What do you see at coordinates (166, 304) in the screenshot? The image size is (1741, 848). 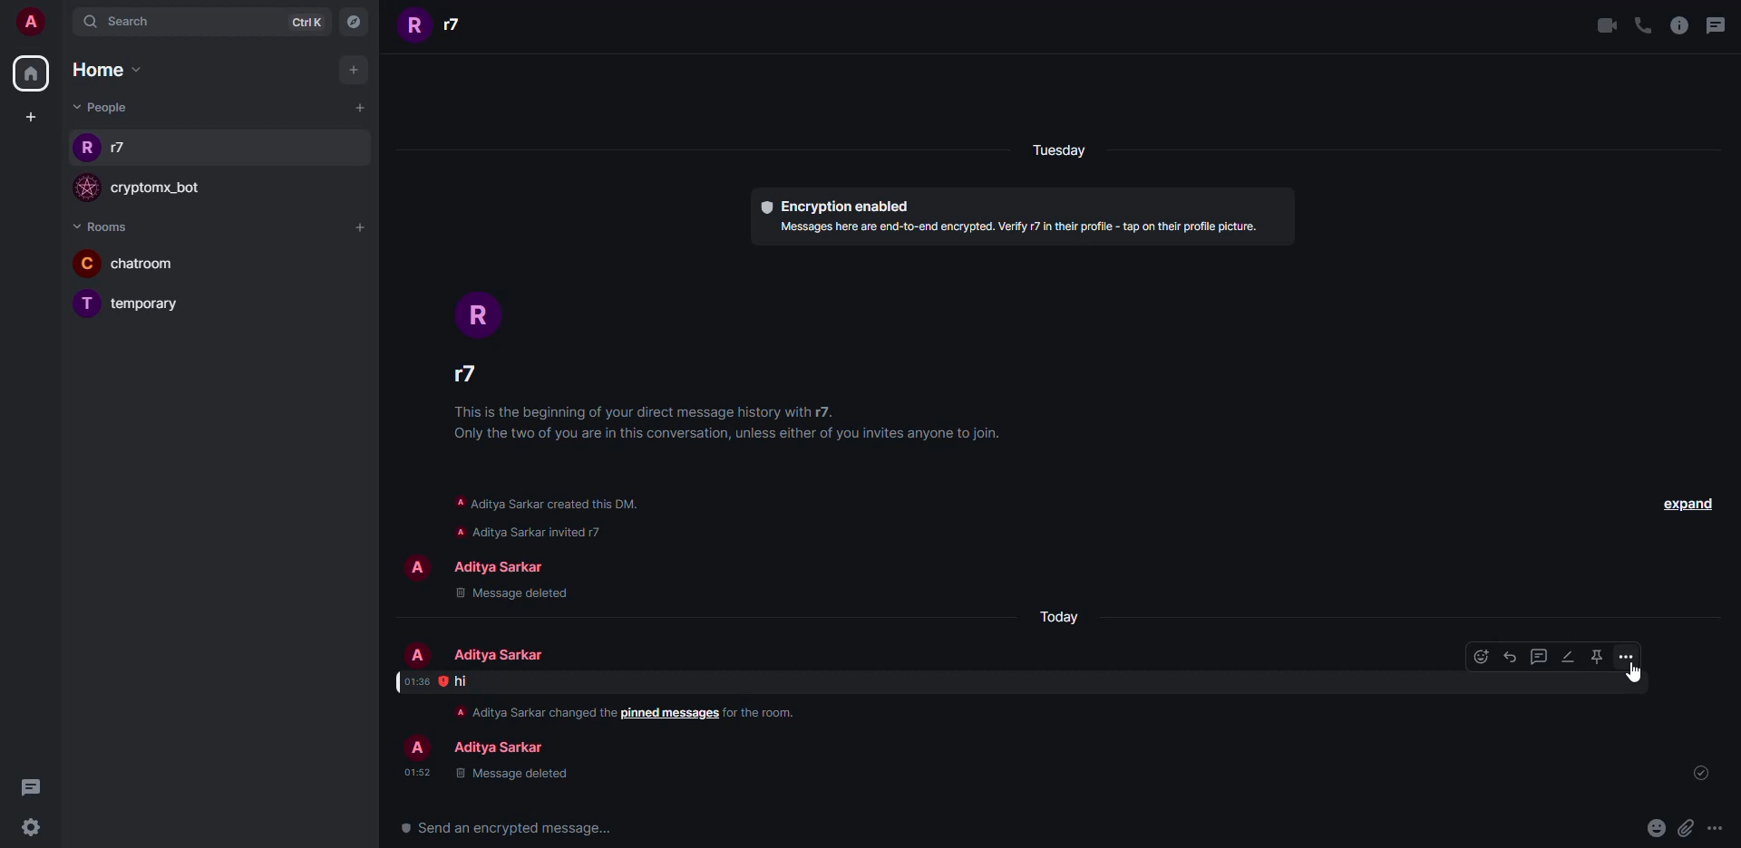 I see `room` at bounding box center [166, 304].